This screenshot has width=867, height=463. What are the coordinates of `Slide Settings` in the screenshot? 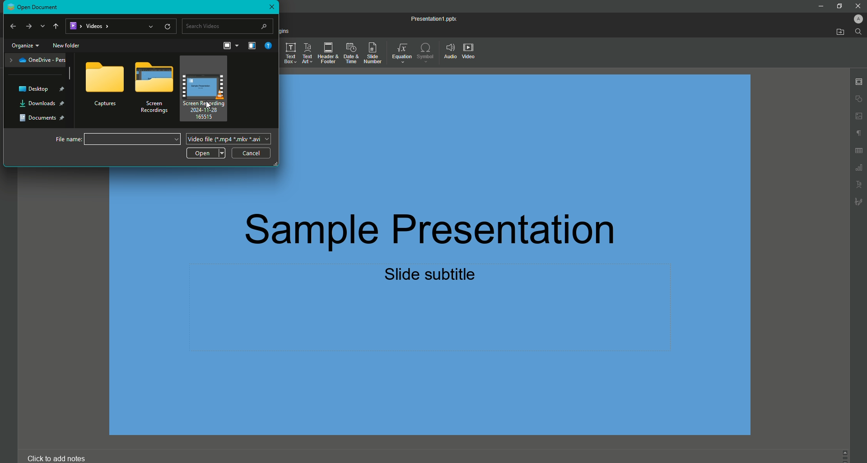 It's located at (857, 82).